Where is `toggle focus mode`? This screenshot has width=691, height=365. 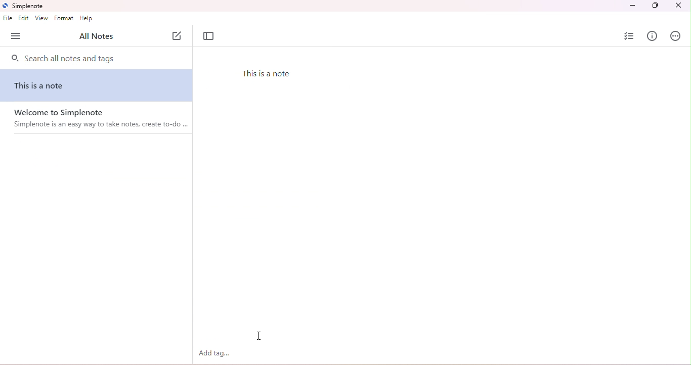
toggle focus mode is located at coordinates (209, 37).